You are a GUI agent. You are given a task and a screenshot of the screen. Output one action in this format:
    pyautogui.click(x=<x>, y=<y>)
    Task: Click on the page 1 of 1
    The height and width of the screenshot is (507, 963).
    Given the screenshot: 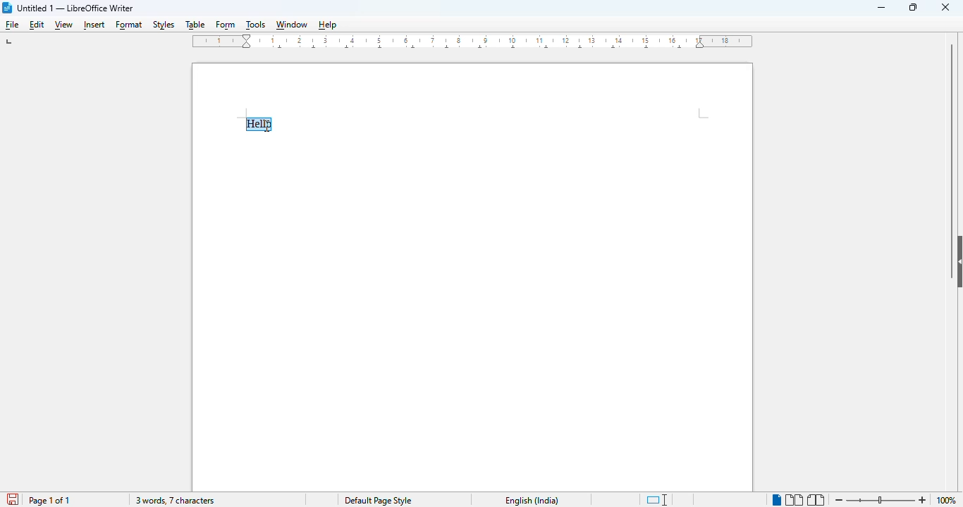 What is the action you would take?
    pyautogui.click(x=49, y=501)
    